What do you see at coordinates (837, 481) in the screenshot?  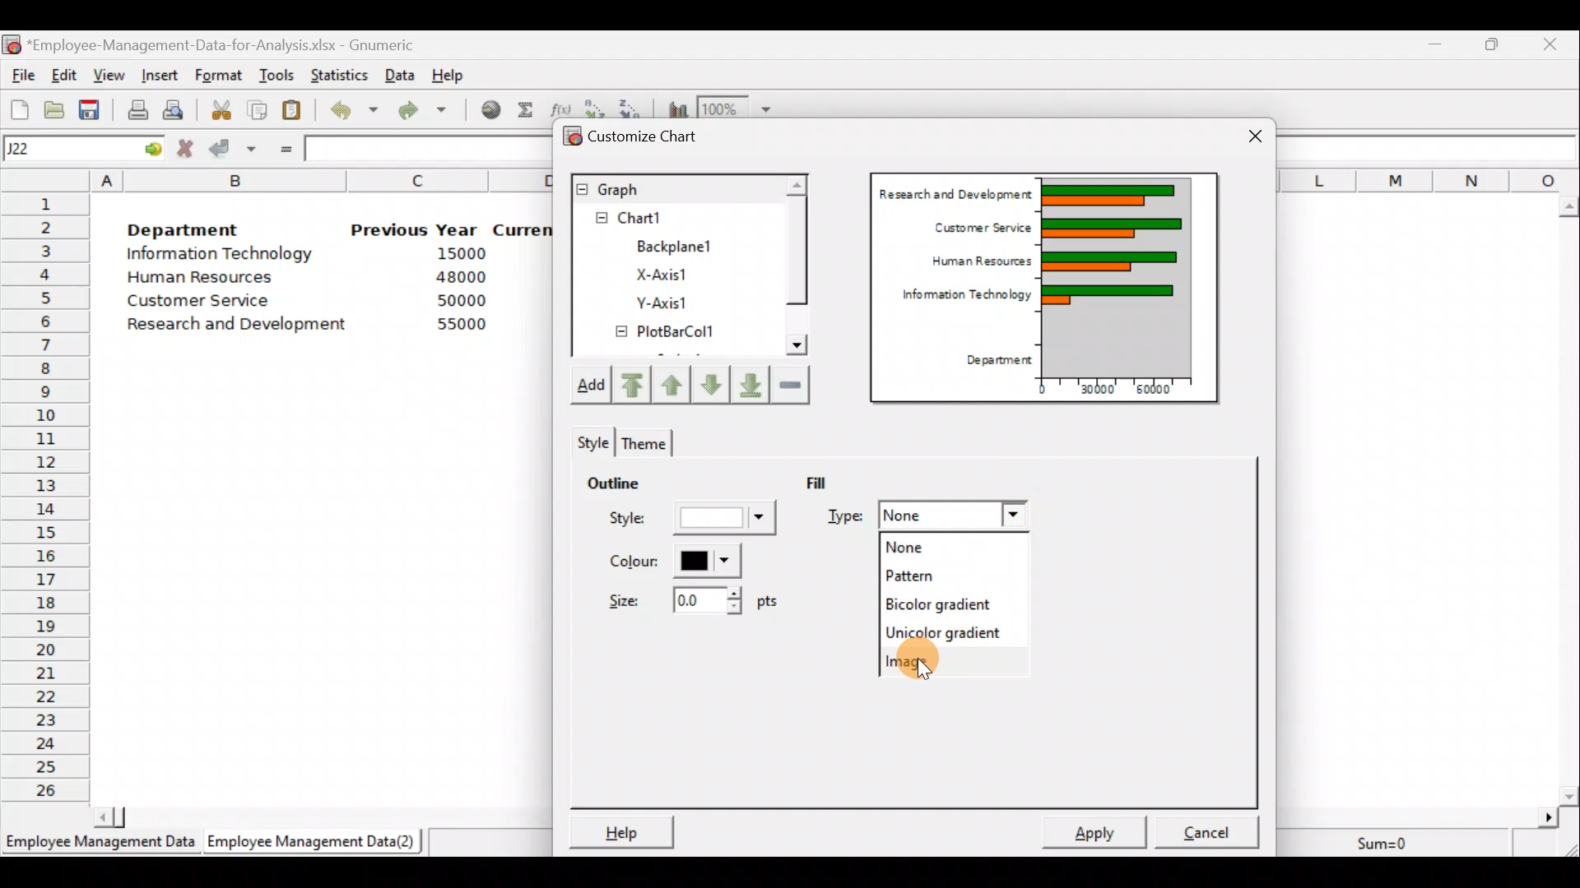 I see `Fill` at bounding box center [837, 481].